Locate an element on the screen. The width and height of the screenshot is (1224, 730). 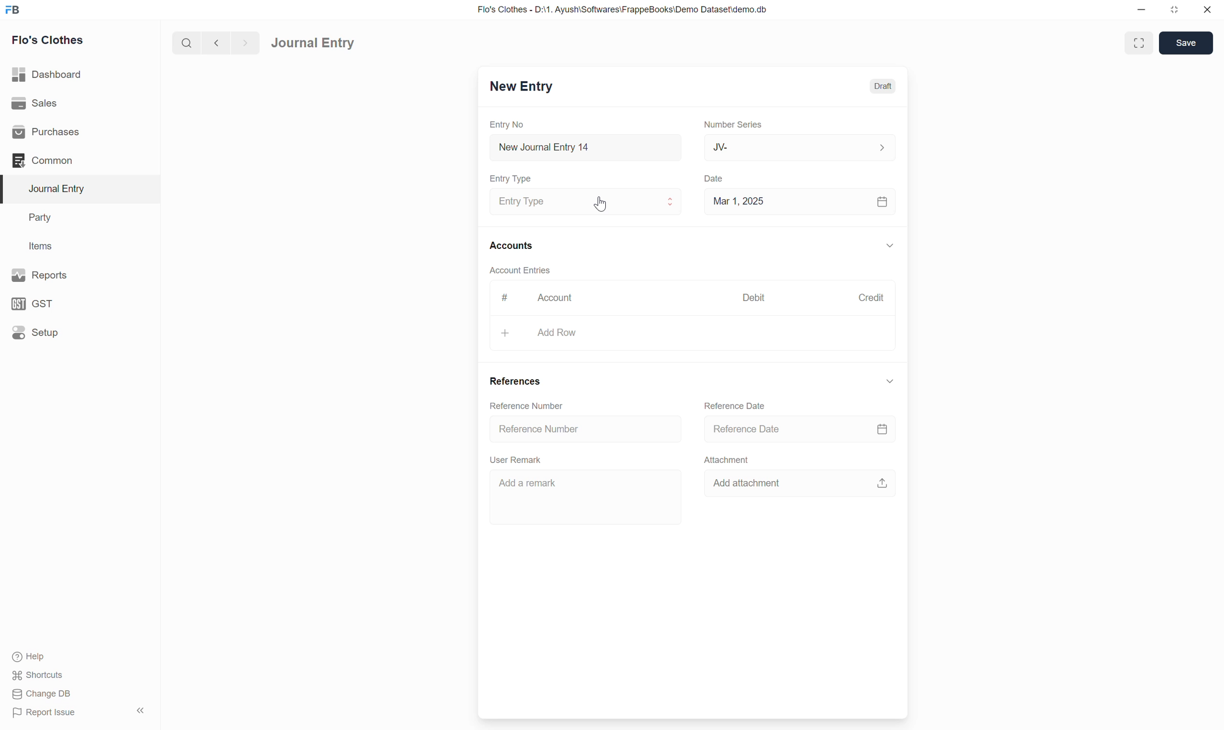
JV- is located at coordinates (800, 147).